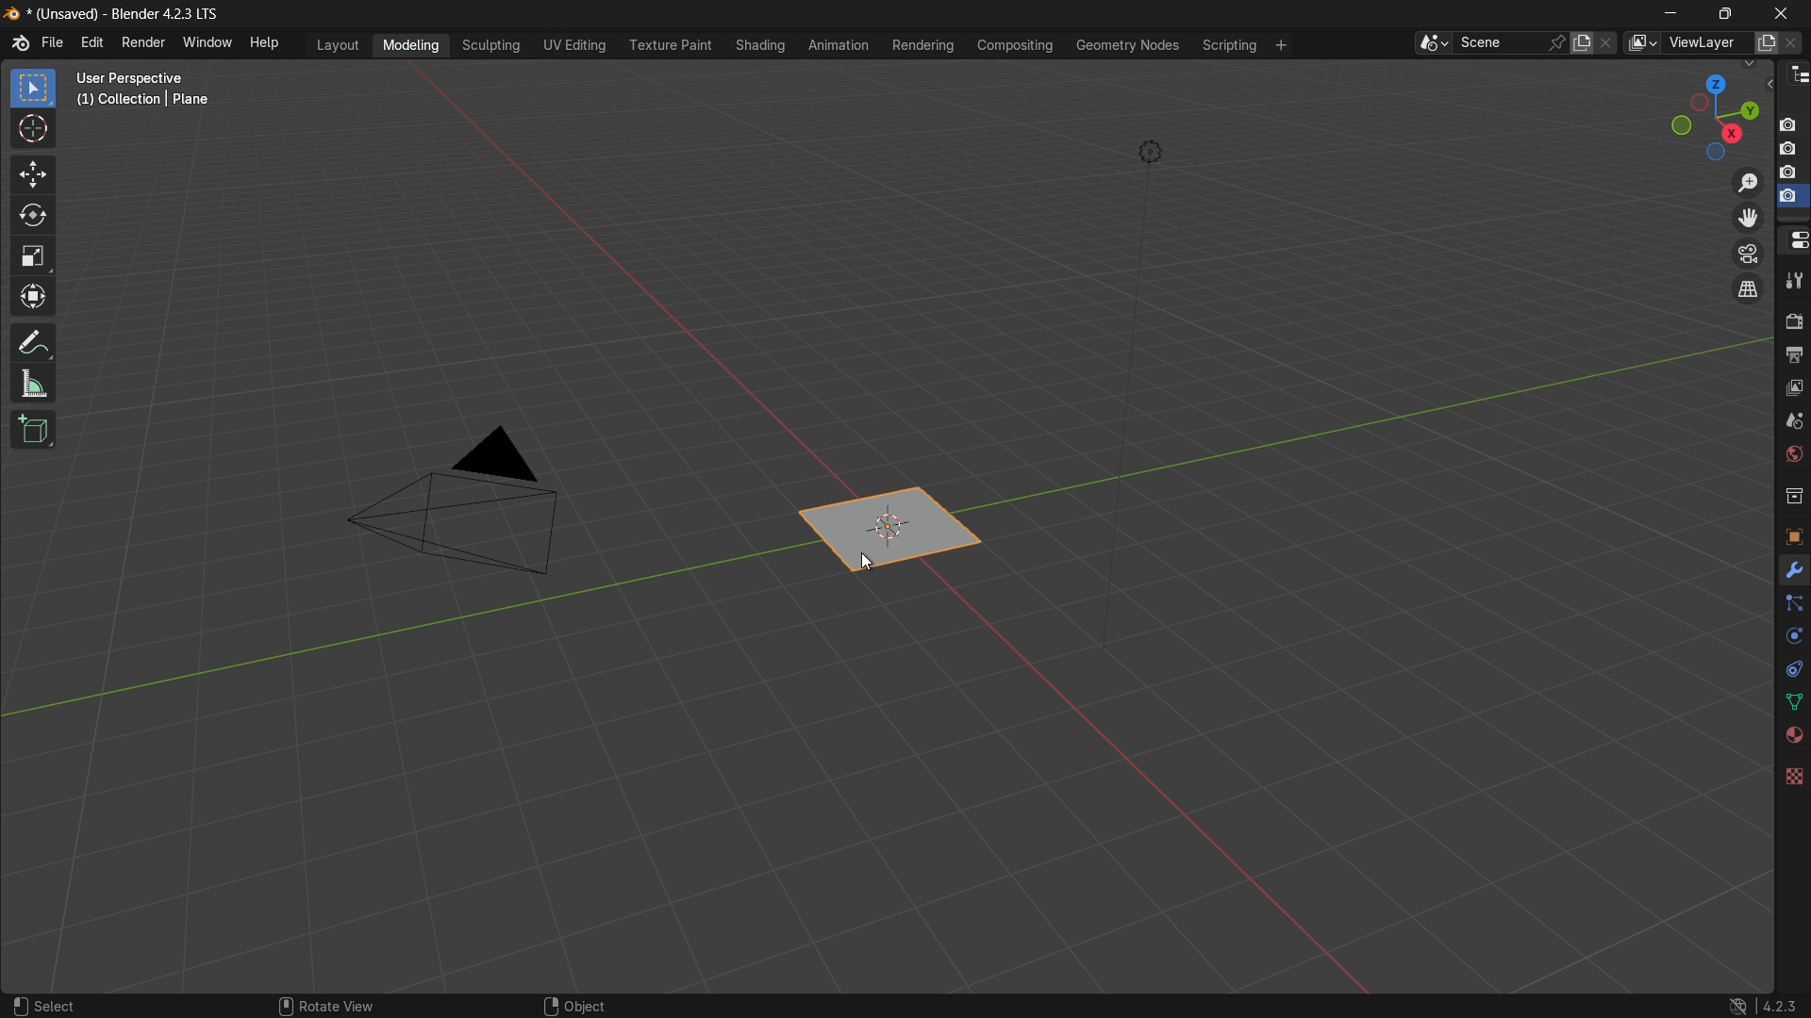 Image resolution: width=1811 pixels, height=1018 pixels. I want to click on rotate view, so click(320, 1004).